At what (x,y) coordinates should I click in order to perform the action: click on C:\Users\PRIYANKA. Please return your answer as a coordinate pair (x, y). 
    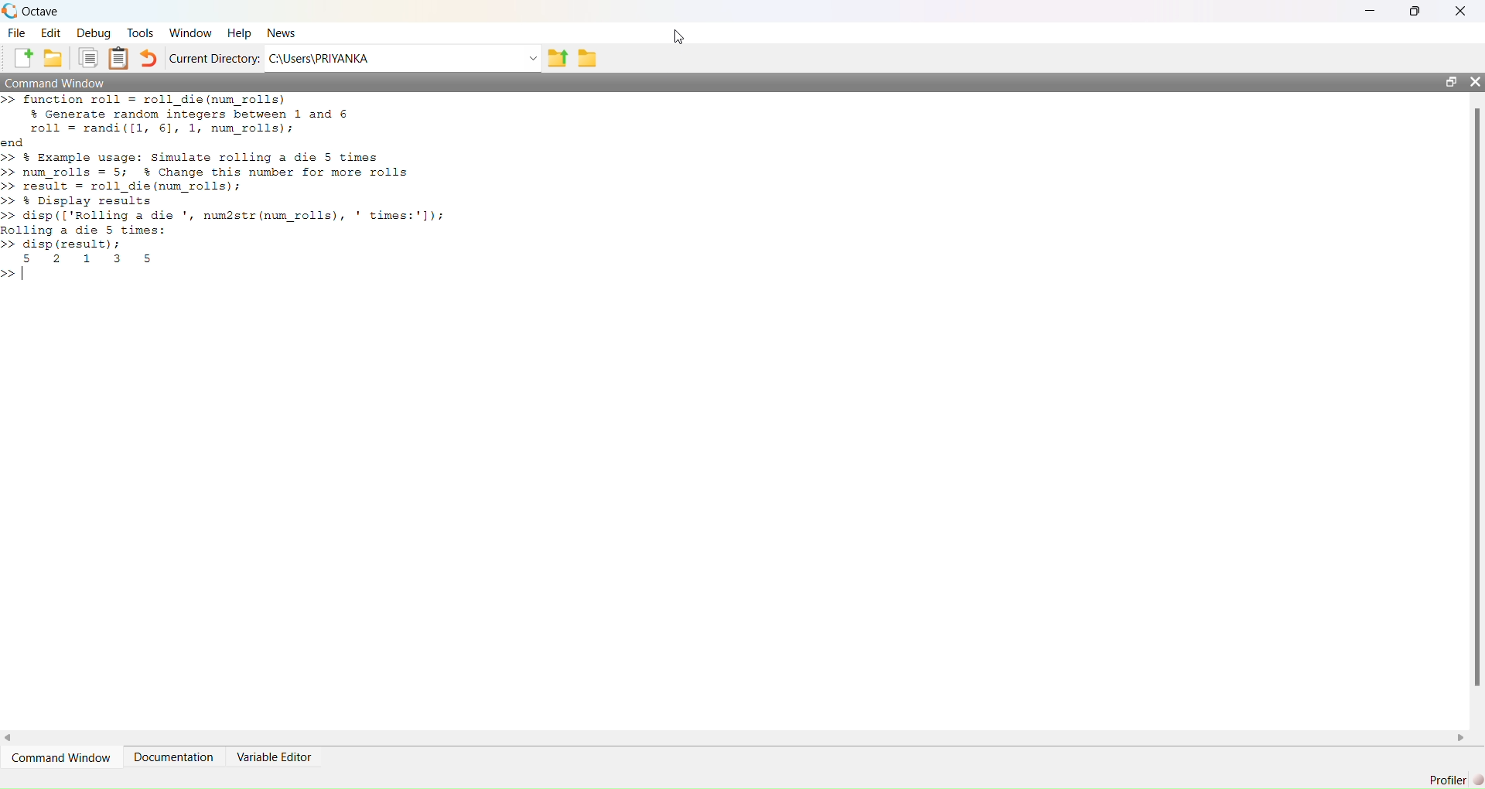
    Looking at the image, I should click on (319, 60).